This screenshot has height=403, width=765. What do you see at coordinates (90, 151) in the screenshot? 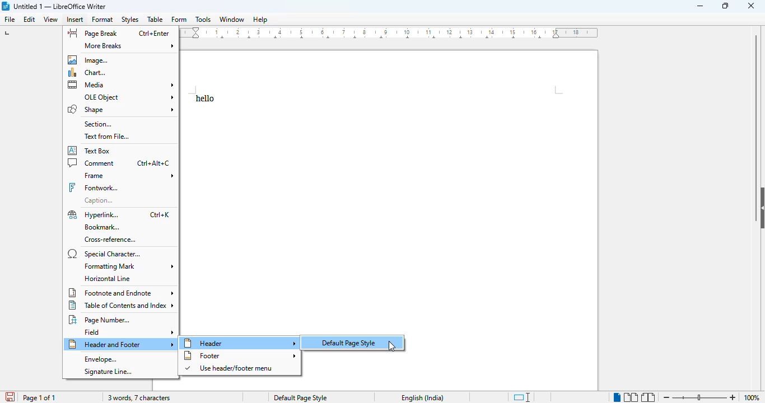
I see `text box` at bounding box center [90, 151].